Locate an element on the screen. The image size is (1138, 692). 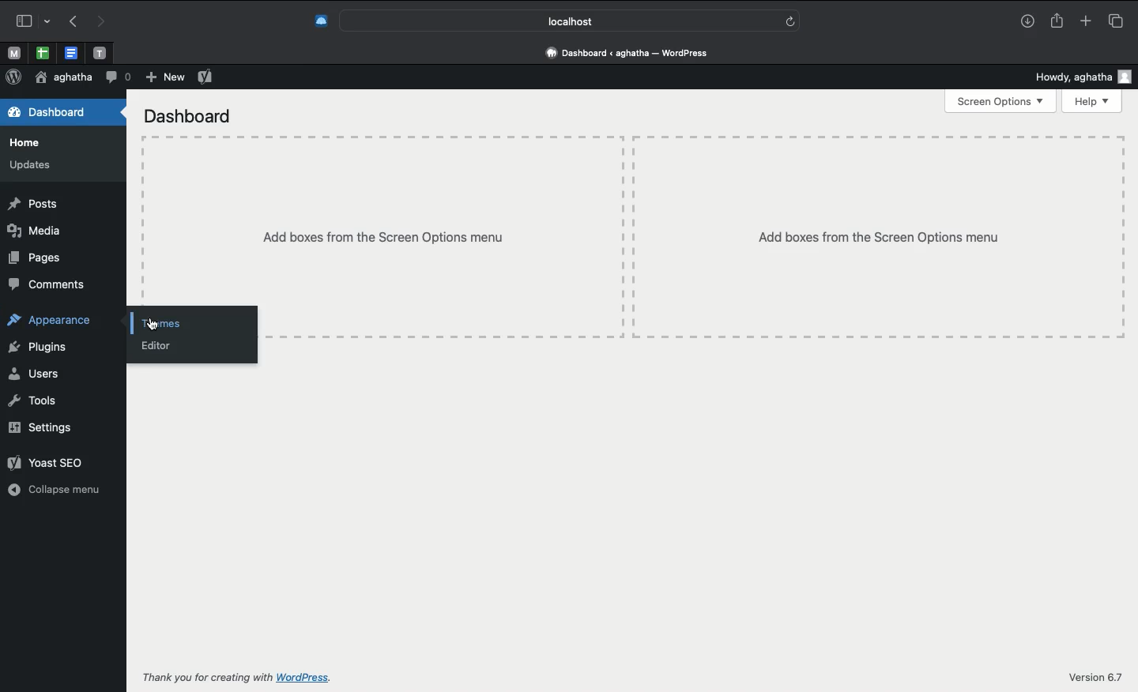
Logo is located at coordinates (11, 77).